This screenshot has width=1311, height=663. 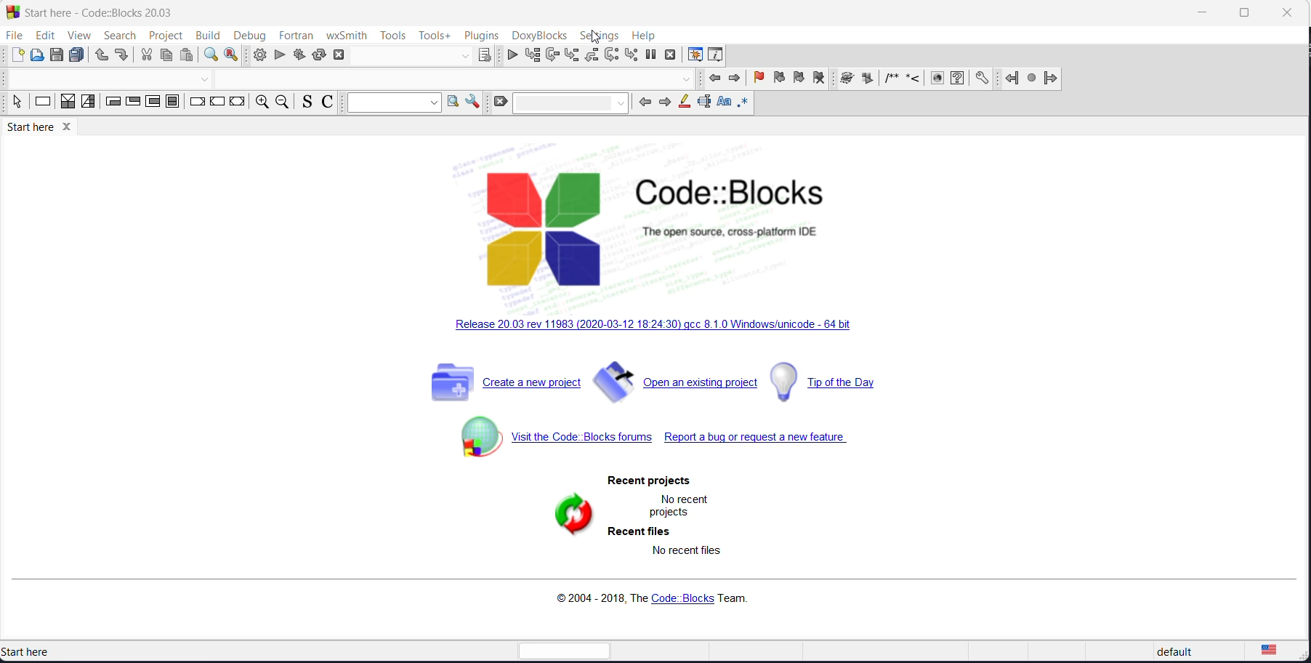 What do you see at coordinates (76, 34) in the screenshot?
I see `view` at bounding box center [76, 34].